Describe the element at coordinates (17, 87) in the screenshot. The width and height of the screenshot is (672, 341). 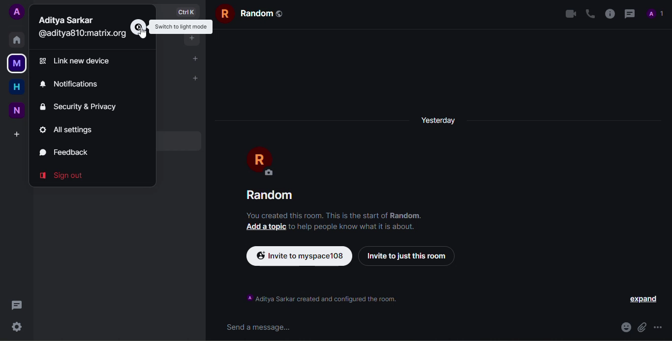
I see `home` at that location.